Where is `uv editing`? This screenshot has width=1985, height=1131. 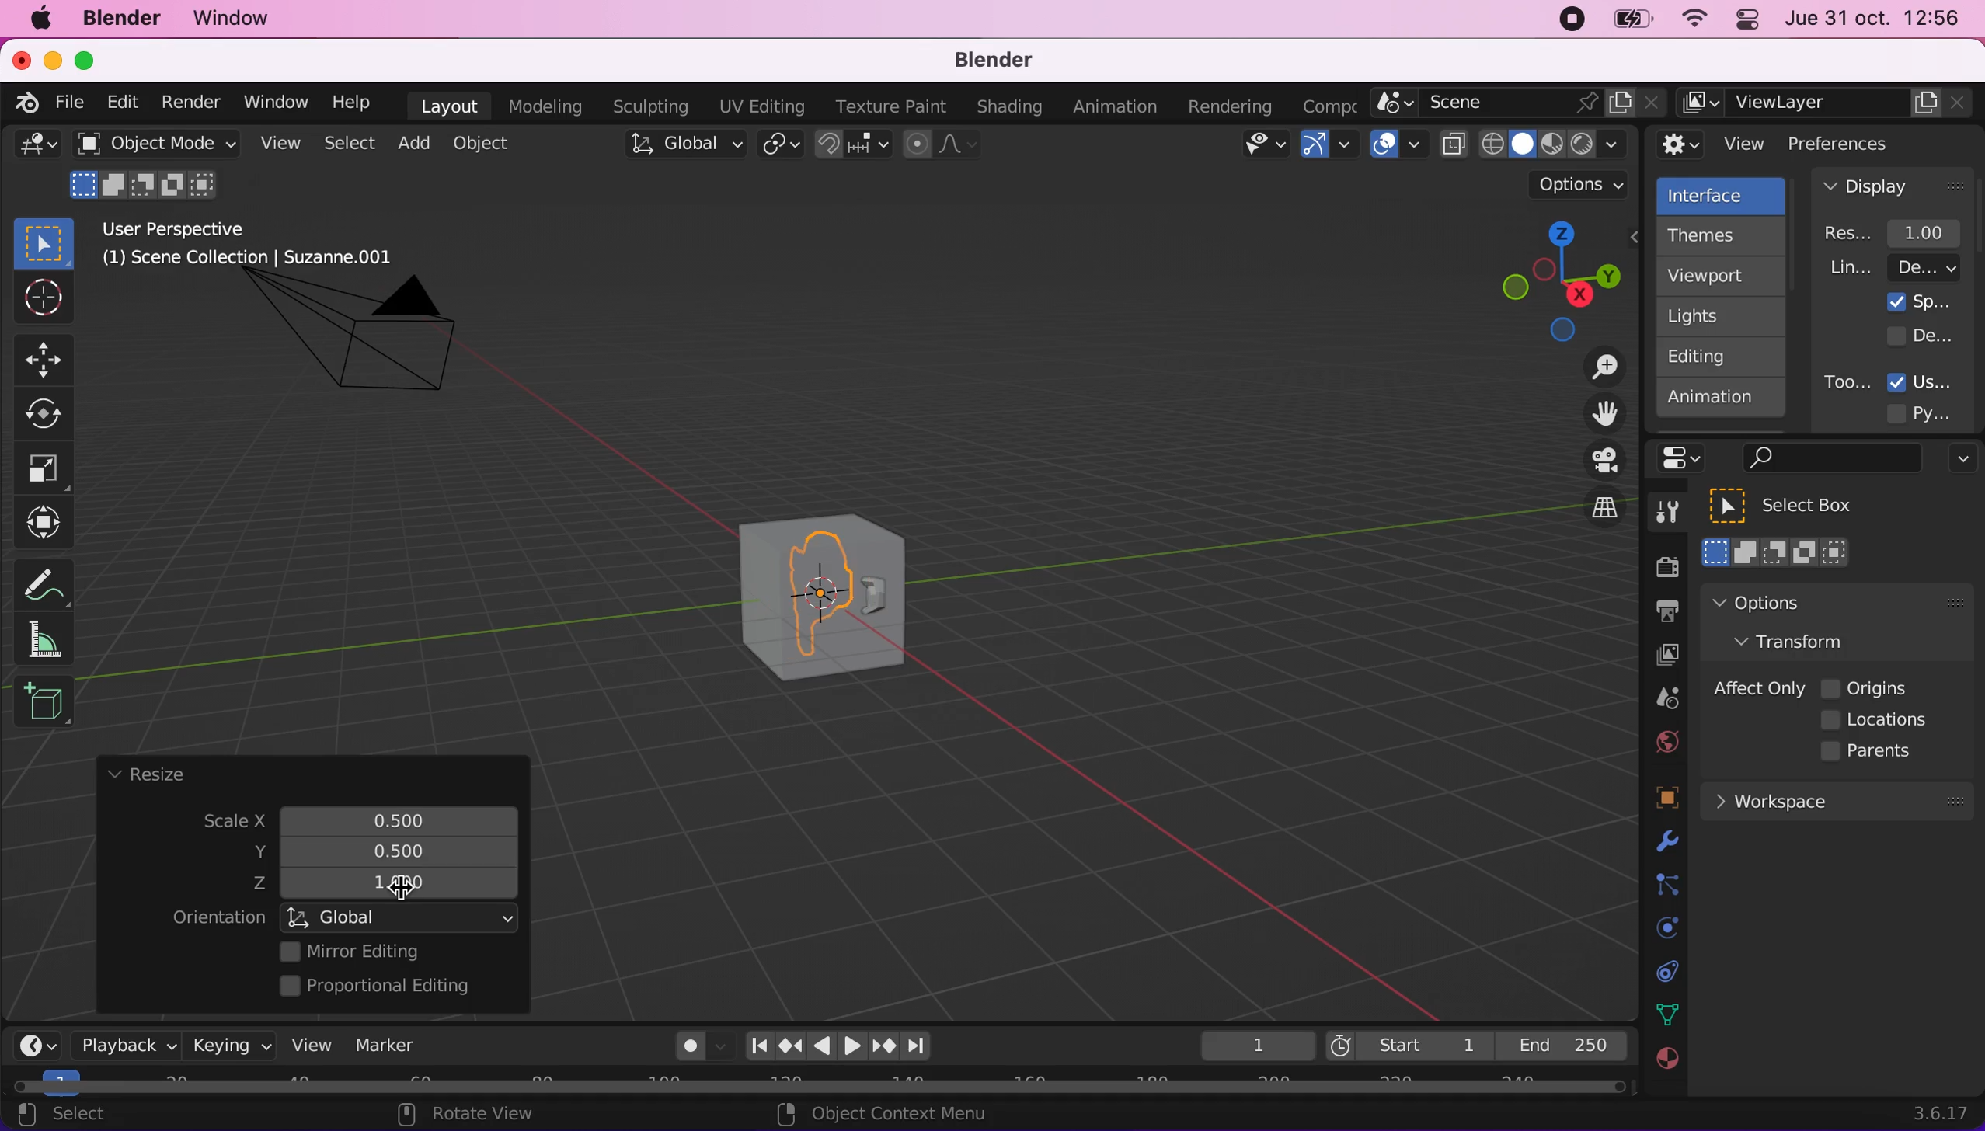
uv editing is located at coordinates (761, 106).